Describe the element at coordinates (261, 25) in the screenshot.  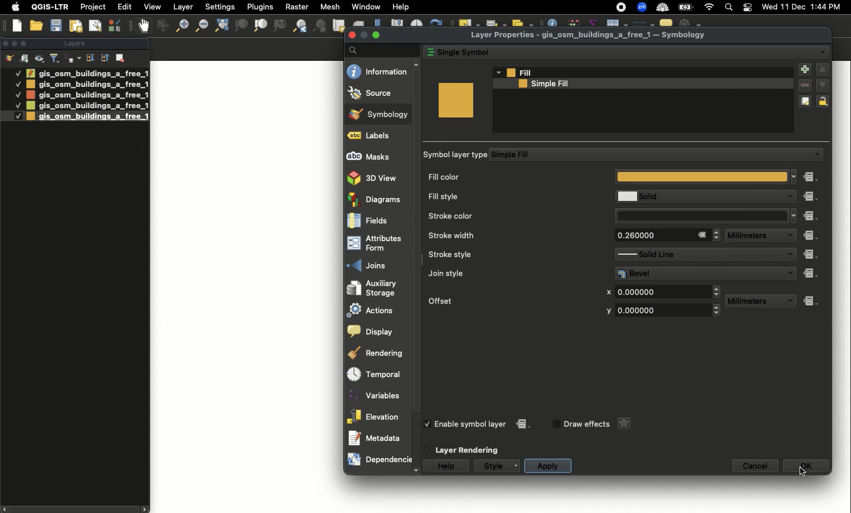
I see `Zoom to layer` at that location.